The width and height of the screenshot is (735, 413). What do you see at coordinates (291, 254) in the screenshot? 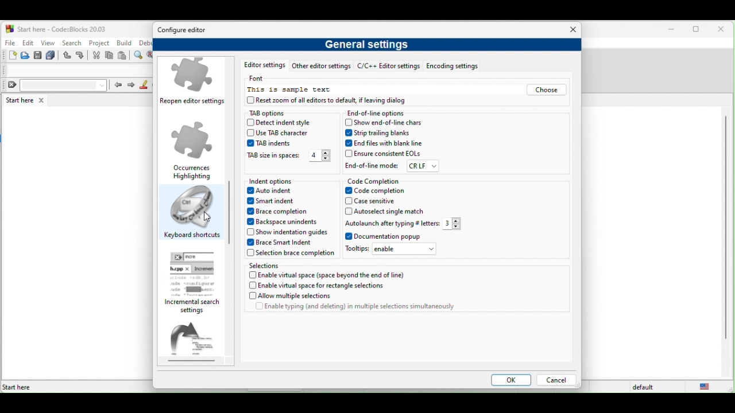
I see `selection brace completion` at bounding box center [291, 254].